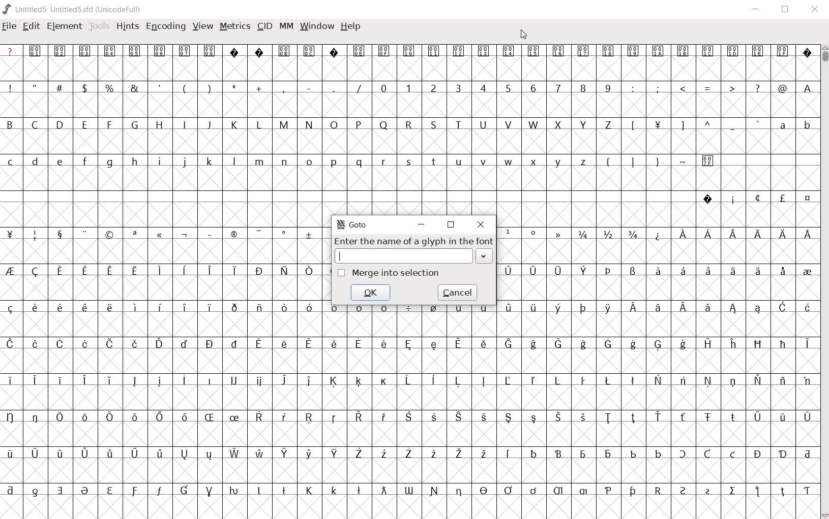 This screenshot has height=519, width=829. What do you see at coordinates (408, 418) in the screenshot?
I see `Symbol` at bounding box center [408, 418].